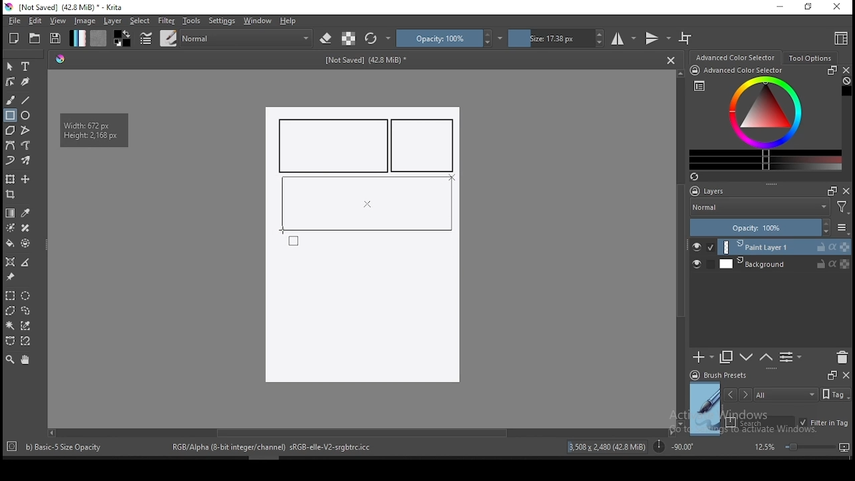 Image resolution: width=855 pixels, height=481 pixels. Describe the element at coordinates (55, 39) in the screenshot. I see `save` at that location.